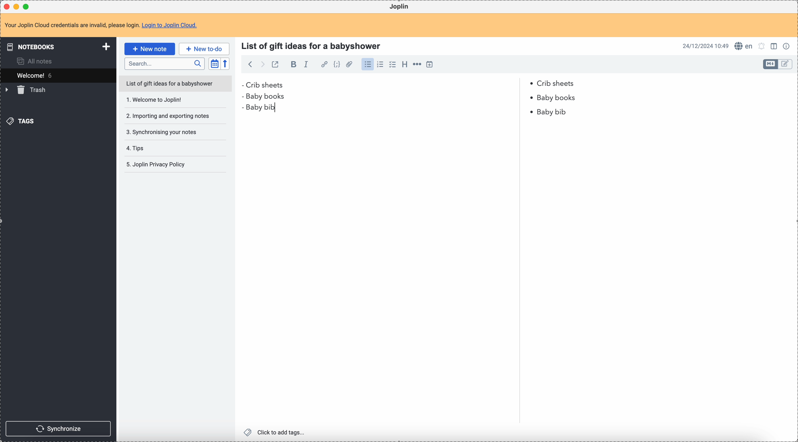  I want to click on maximize Joplin, so click(28, 6).